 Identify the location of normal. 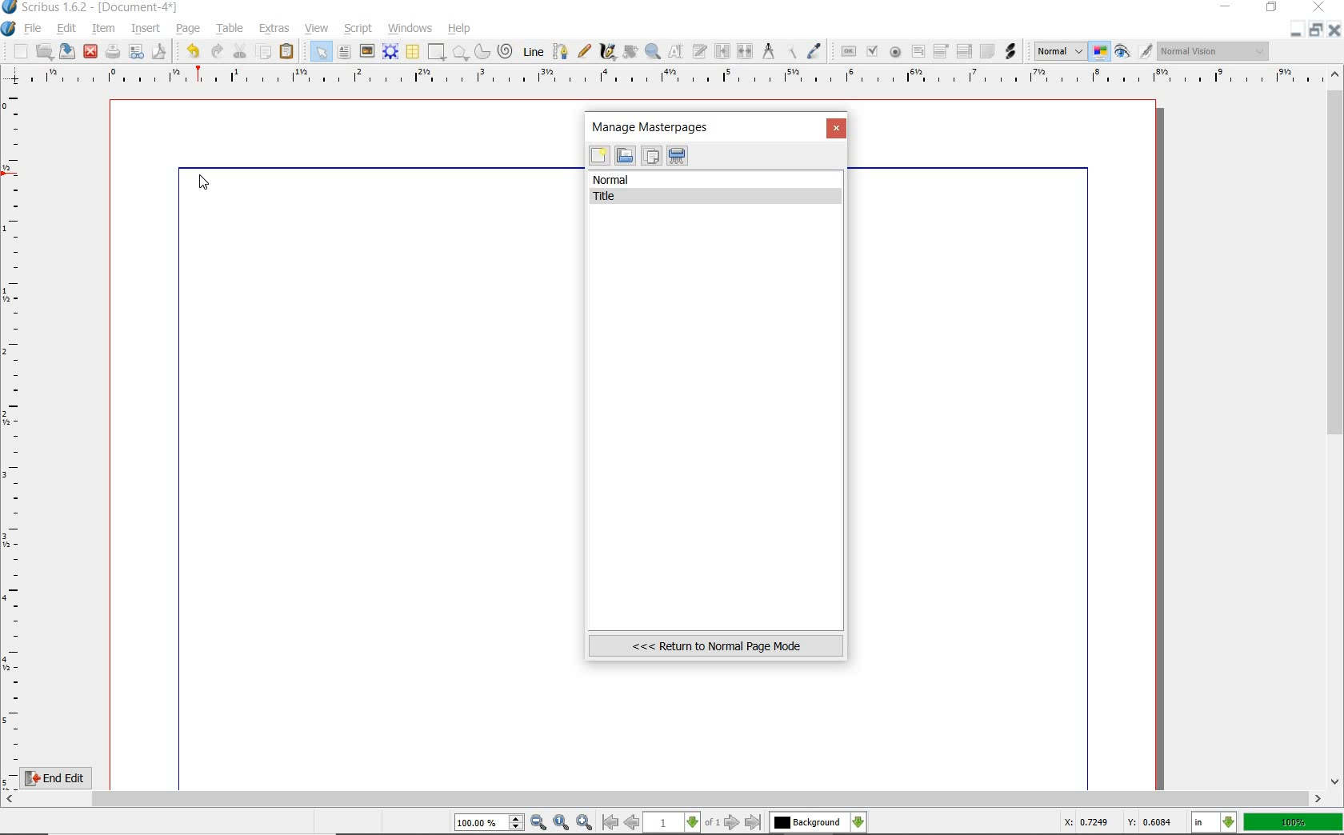
(717, 180).